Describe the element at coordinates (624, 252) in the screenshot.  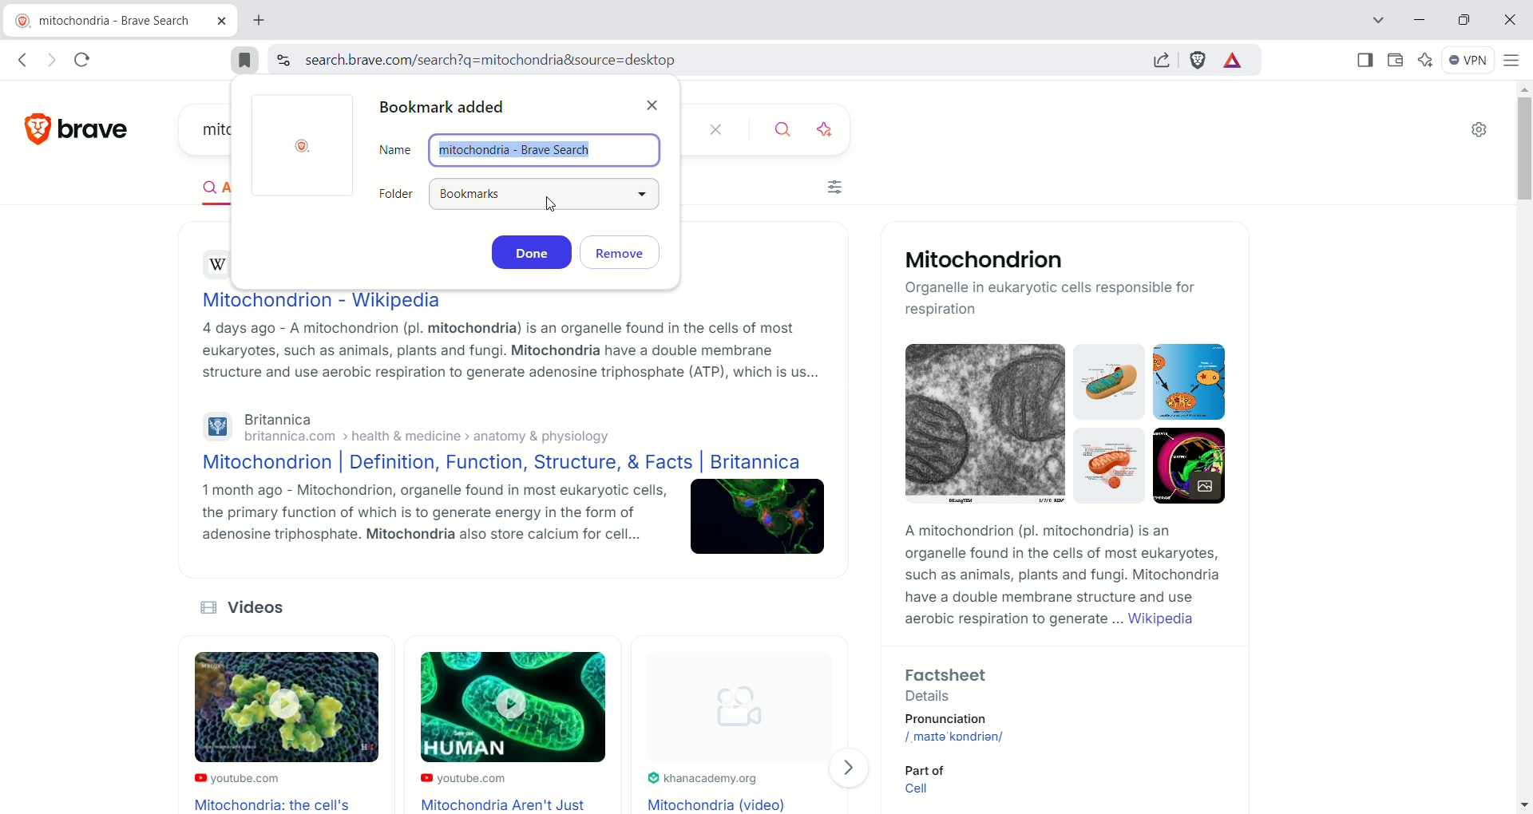
I see `remove` at that location.